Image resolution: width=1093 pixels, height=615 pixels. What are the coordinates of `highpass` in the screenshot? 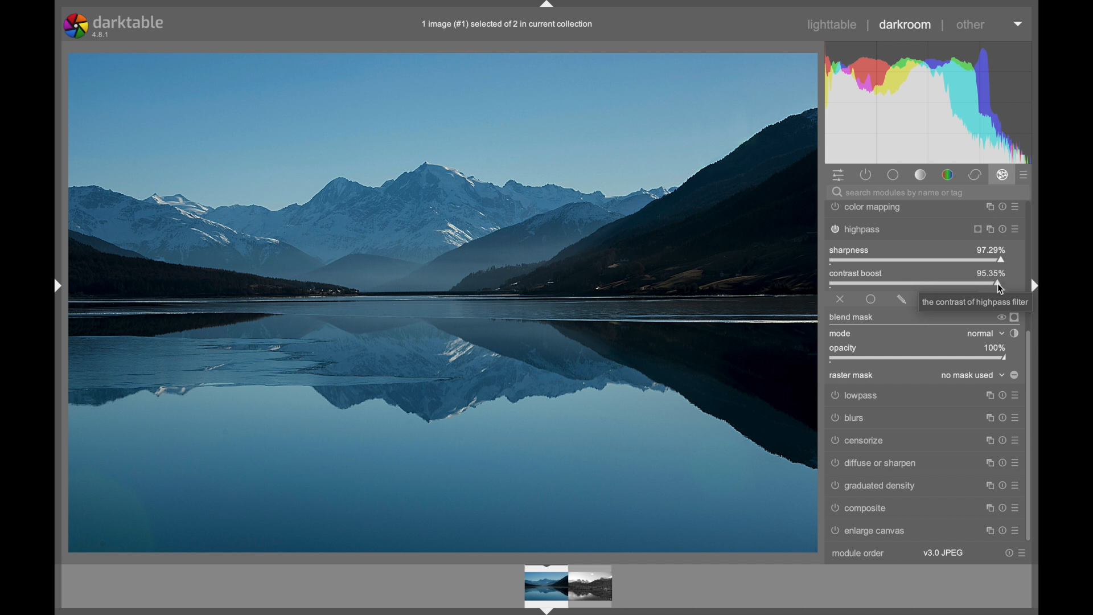 It's located at (923, 230).